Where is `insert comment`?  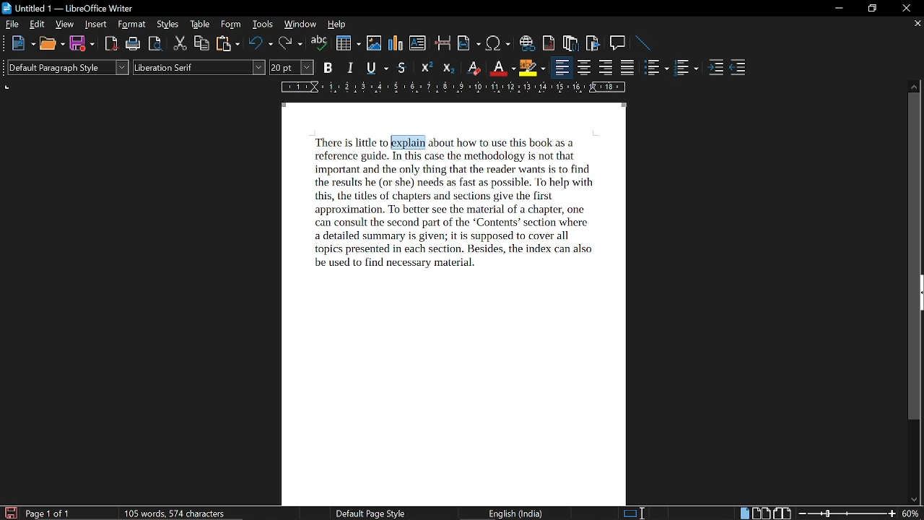 insert comment is located at coordinates (618, 43).